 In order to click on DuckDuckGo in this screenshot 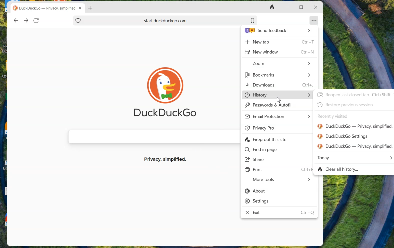, I will do `click(164, 114)`.